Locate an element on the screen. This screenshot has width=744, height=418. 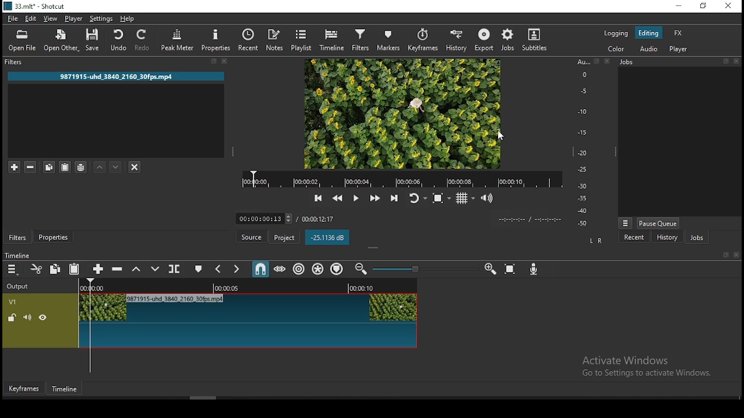
deselct filter is located at coordinates (134, 168).